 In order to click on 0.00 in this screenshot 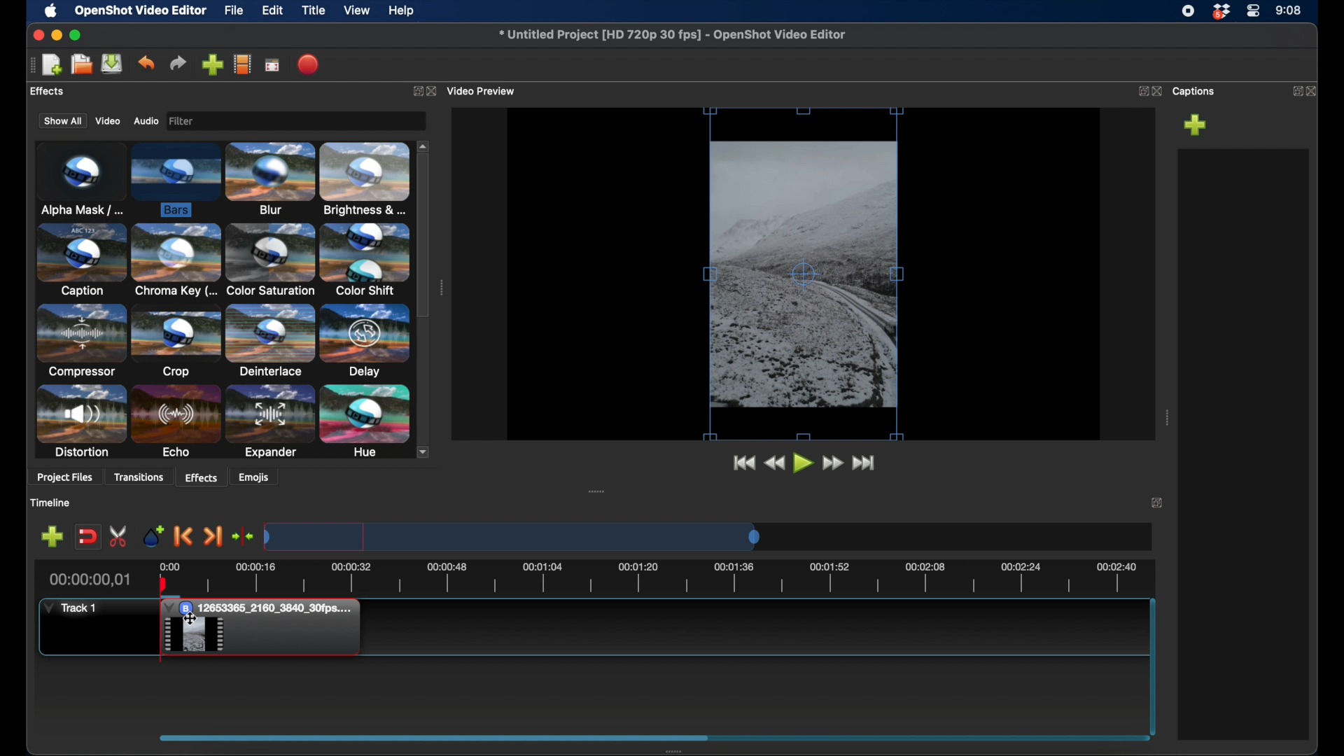, I will do `click(168, 565)`.